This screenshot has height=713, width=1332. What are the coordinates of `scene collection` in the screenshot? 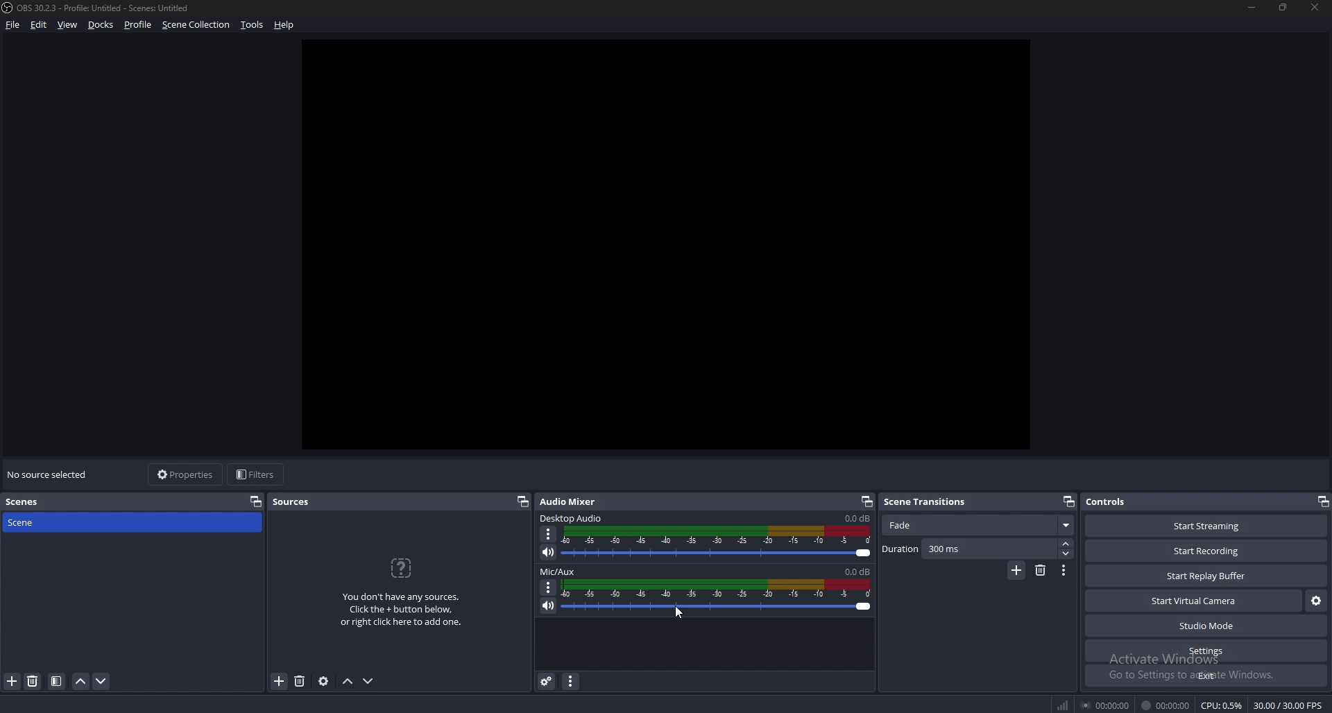 It's located at (196, 24).